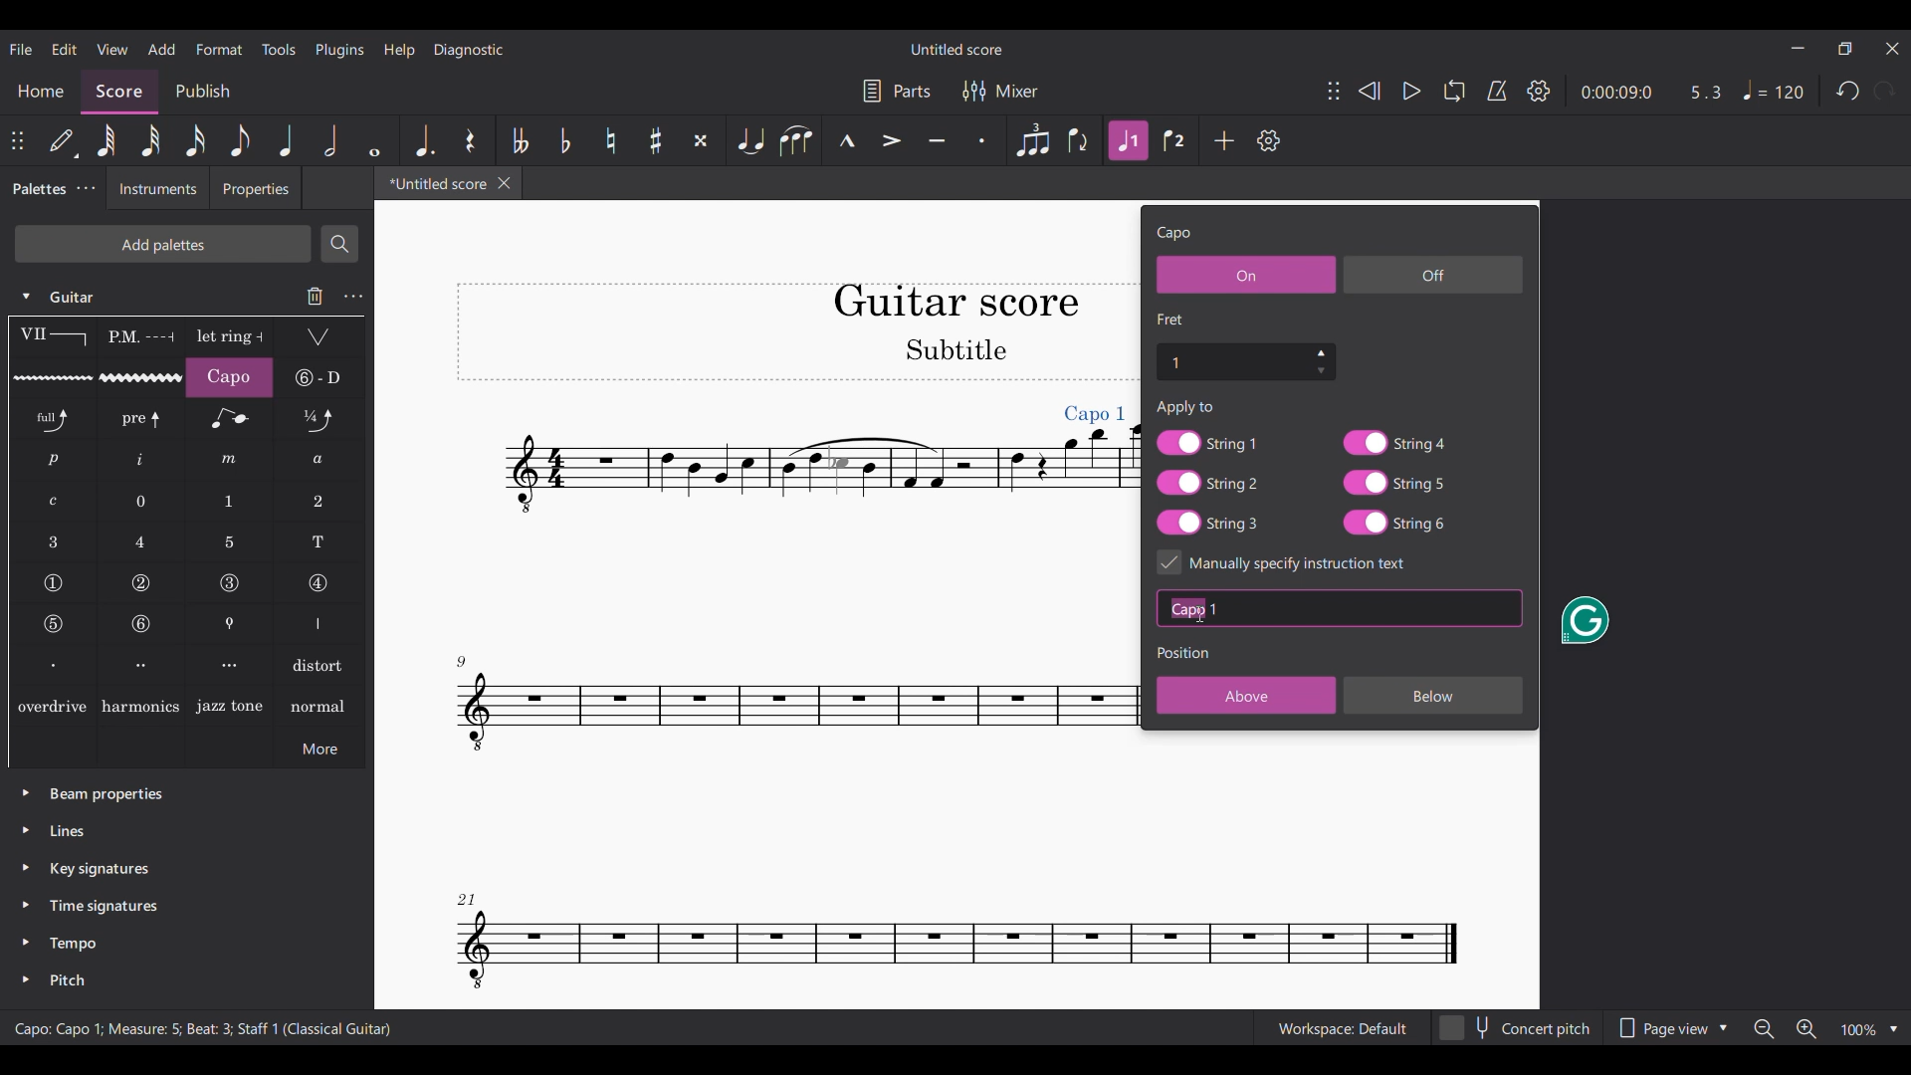  I want to click on Show in smaller tab, so click(1845, 49).